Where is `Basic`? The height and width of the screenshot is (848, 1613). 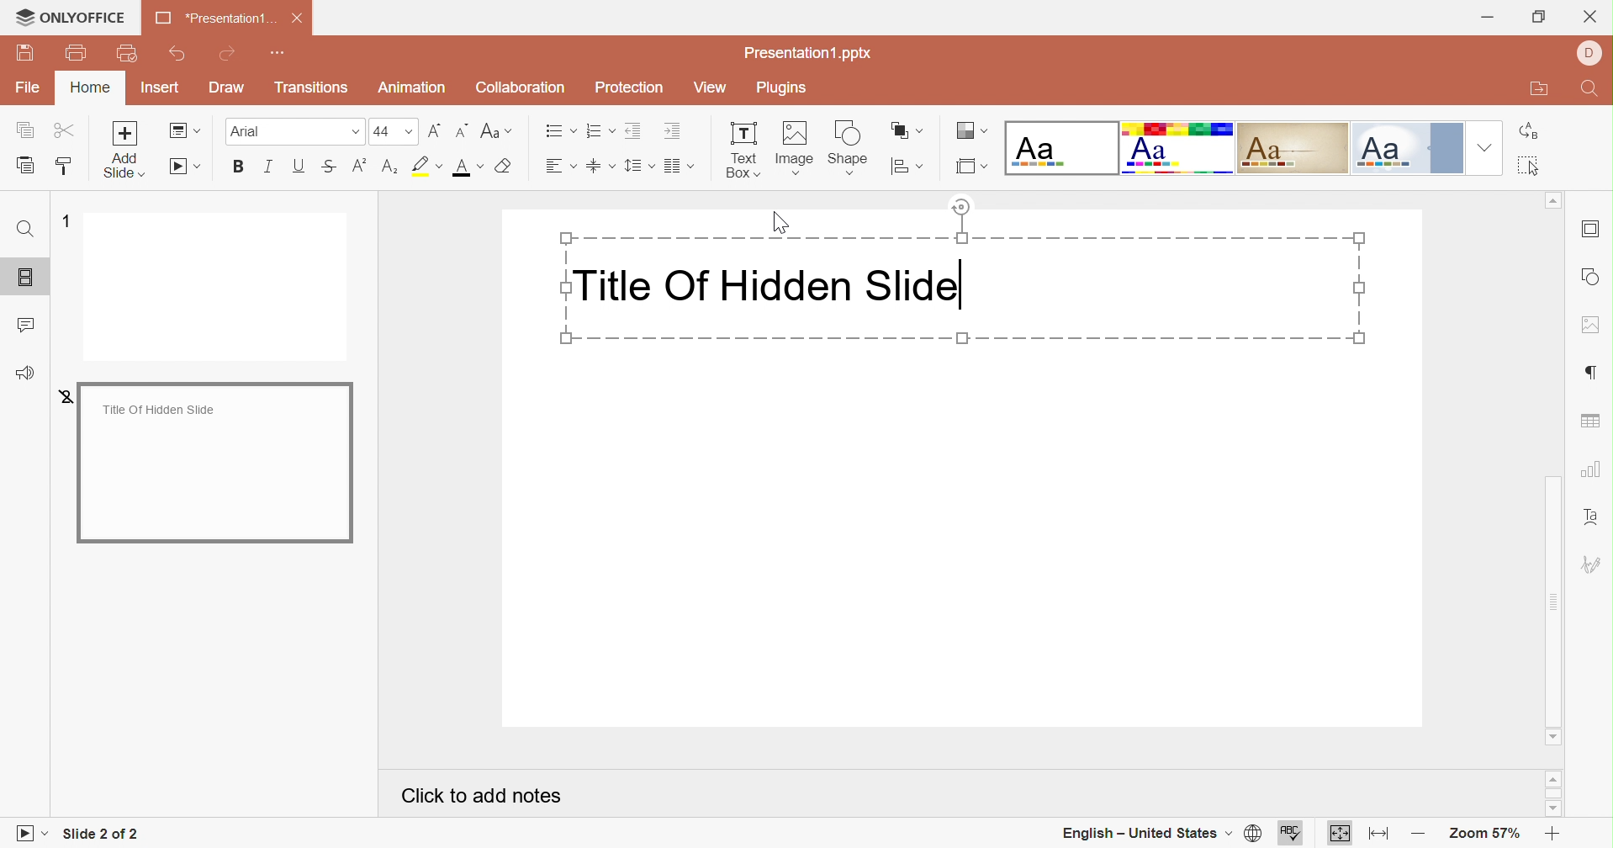
Basic is located at coordinates (1177, 149).